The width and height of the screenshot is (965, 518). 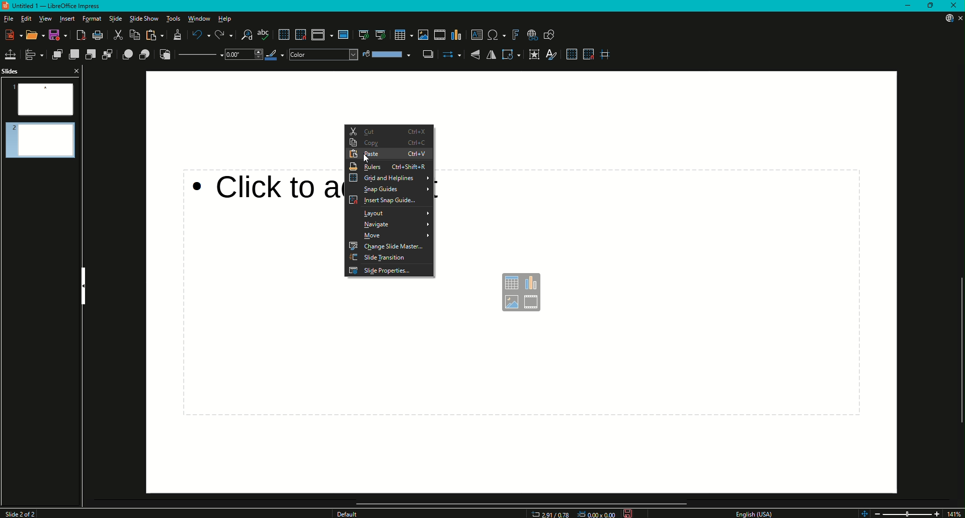 I want to click on Start from Current Slide, so click(x=379, y=34).